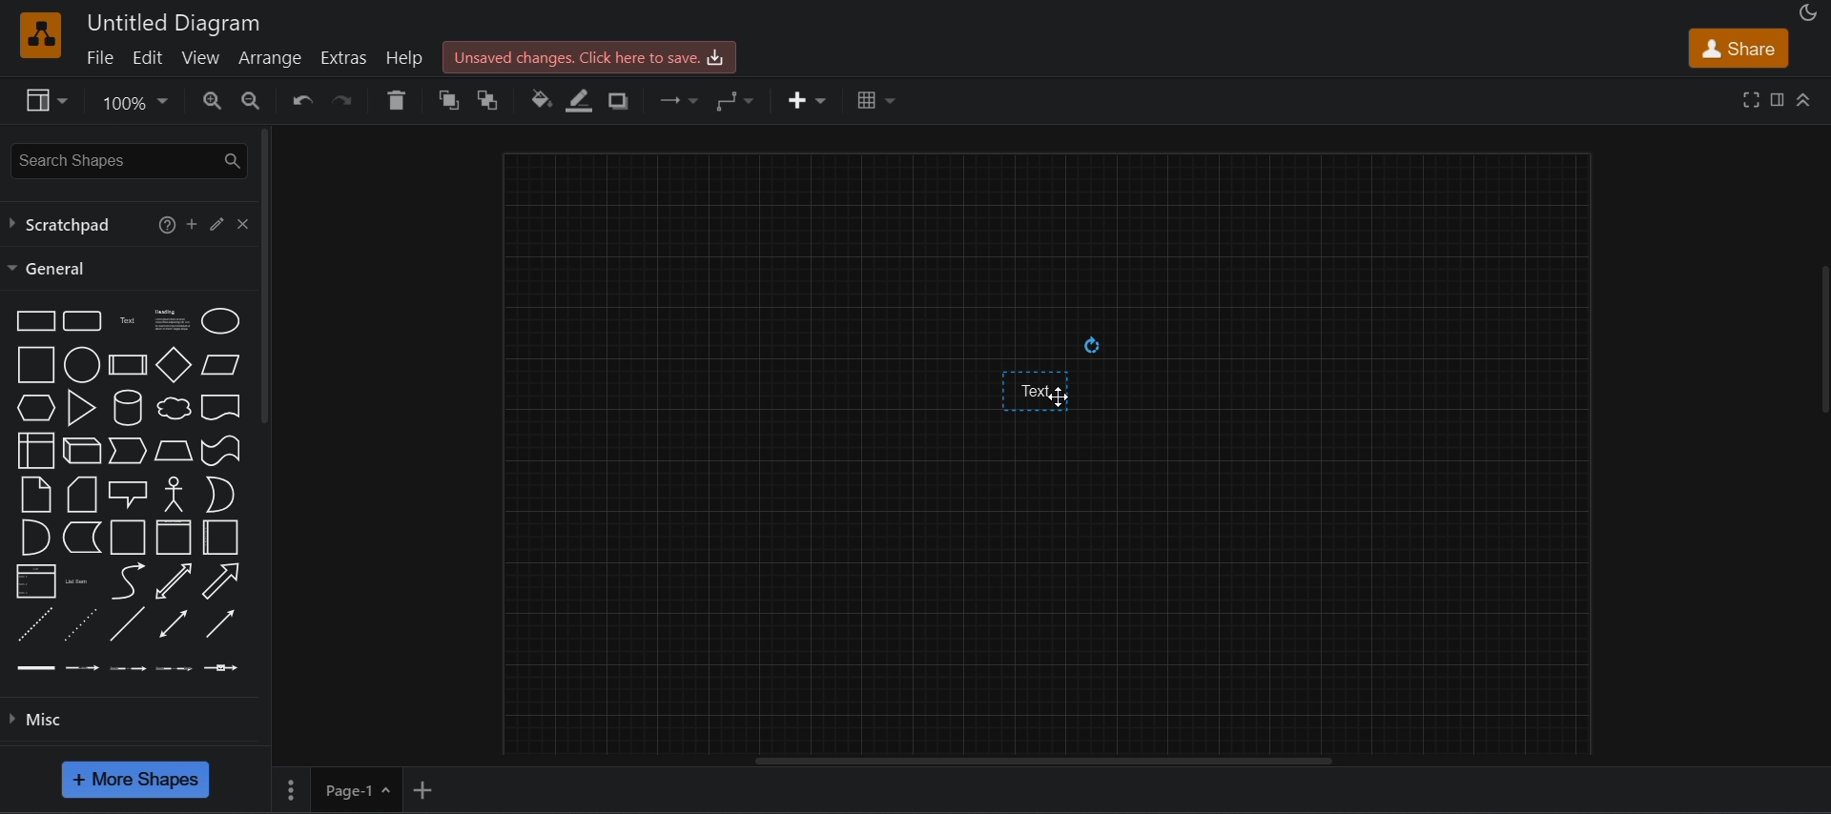  What do you see at coordinates (590, 57) in the screenshot?
I see `Unsaved changes. click here to save` at bounding box center [590, 57].